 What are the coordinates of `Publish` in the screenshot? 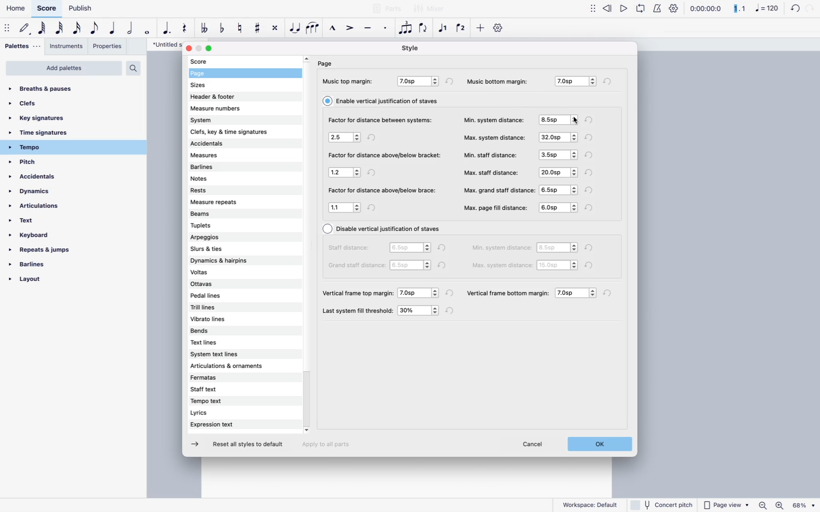 It's located at (80, 8).